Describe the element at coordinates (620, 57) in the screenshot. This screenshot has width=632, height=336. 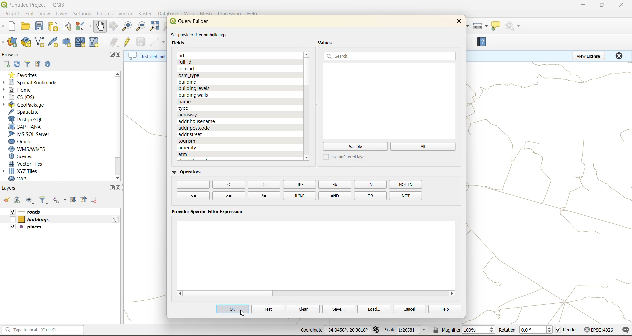
I see `close` at that location.